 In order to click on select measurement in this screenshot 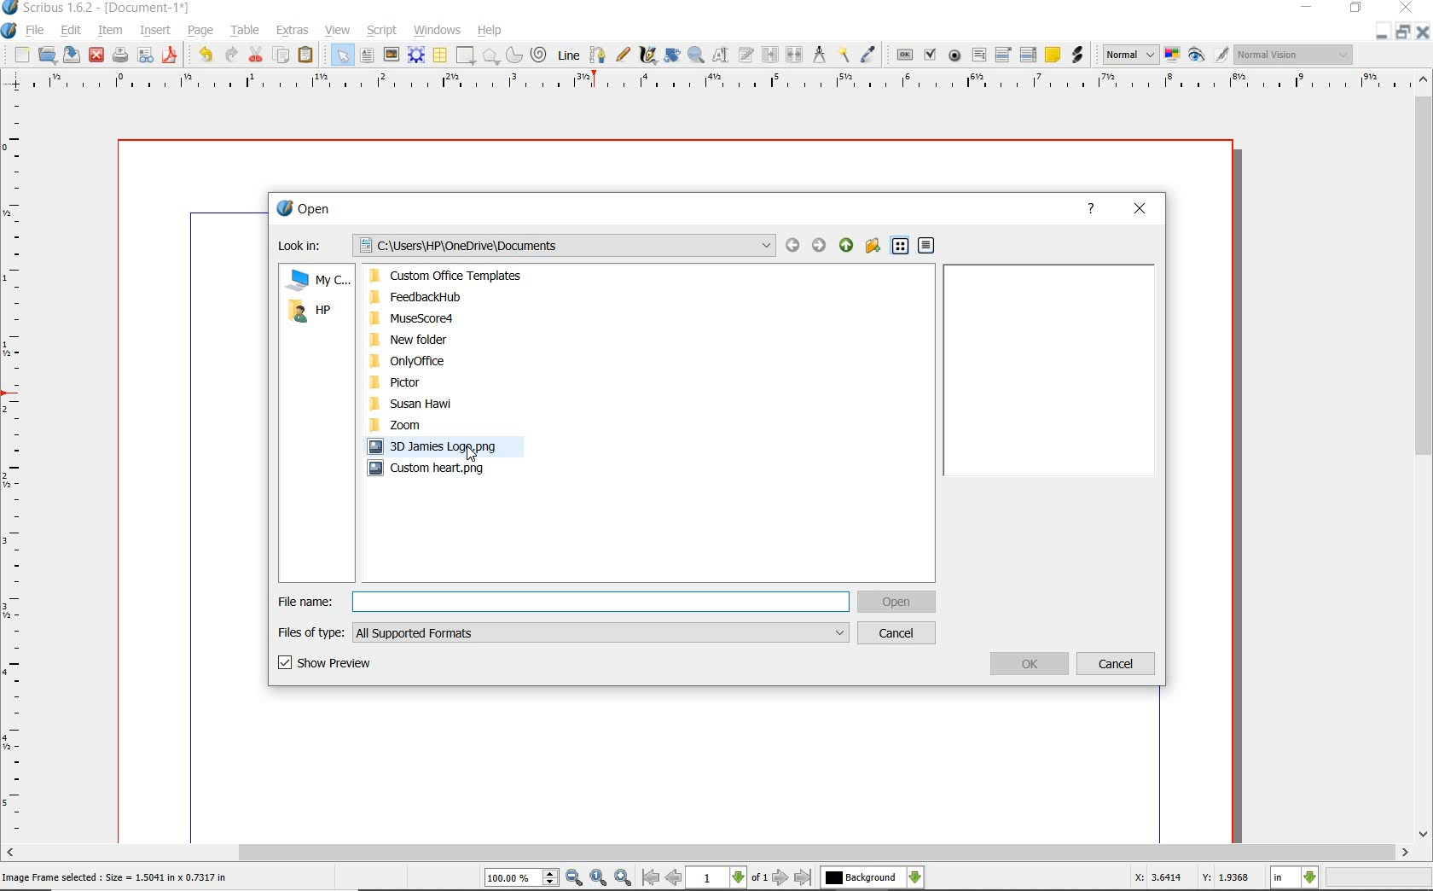, I will do `click(1295, 877)`.